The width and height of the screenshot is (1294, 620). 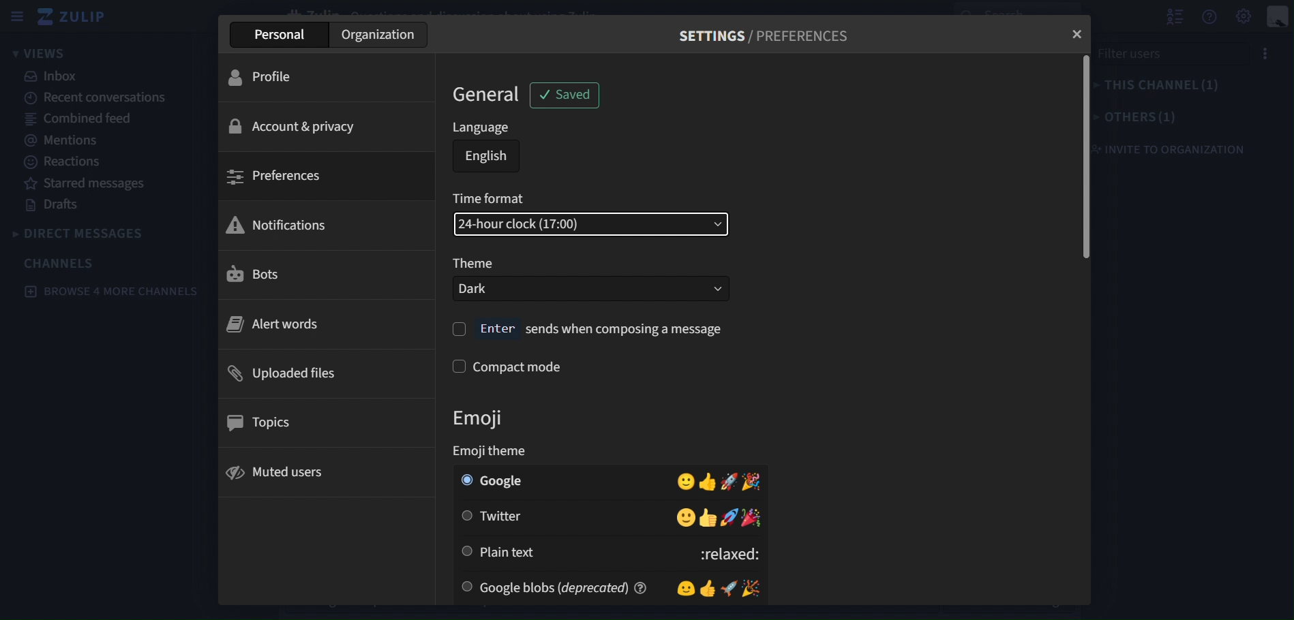 I want to click on views, so click(x=40, y=52).